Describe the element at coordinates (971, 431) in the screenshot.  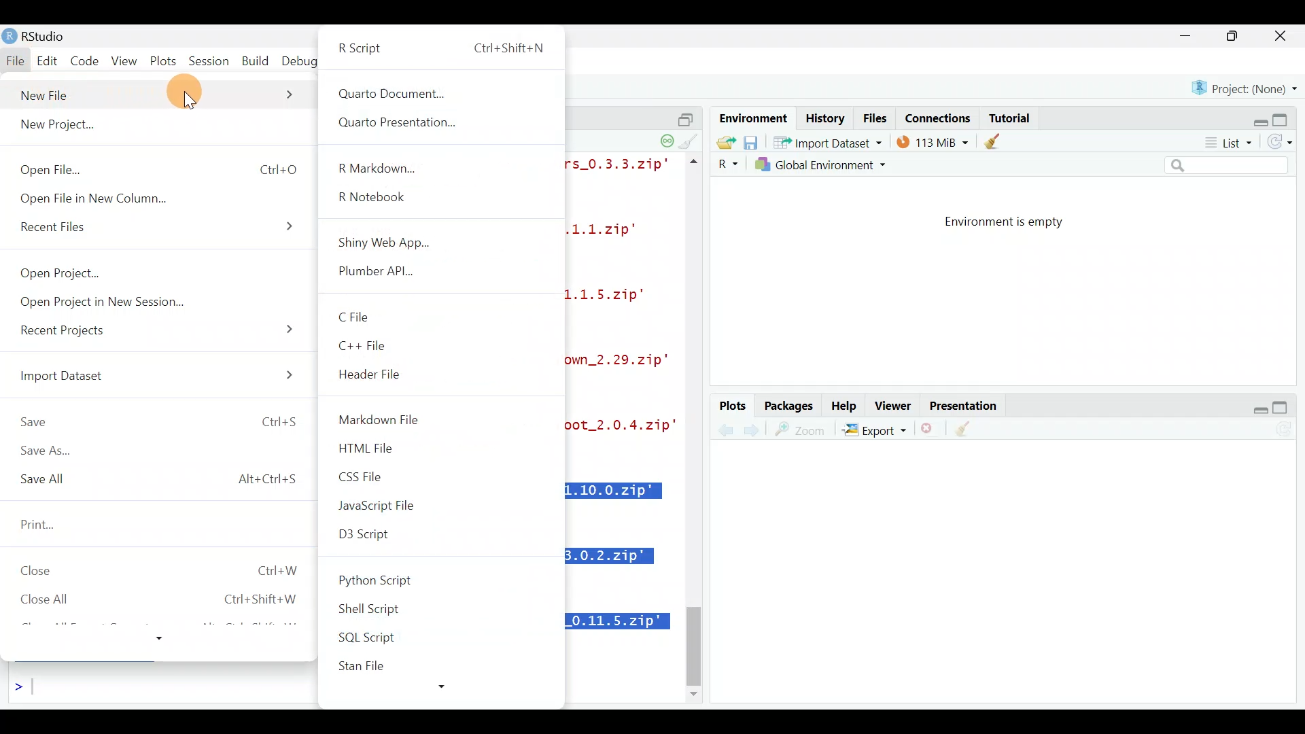
I see `clear all plots` at that location.